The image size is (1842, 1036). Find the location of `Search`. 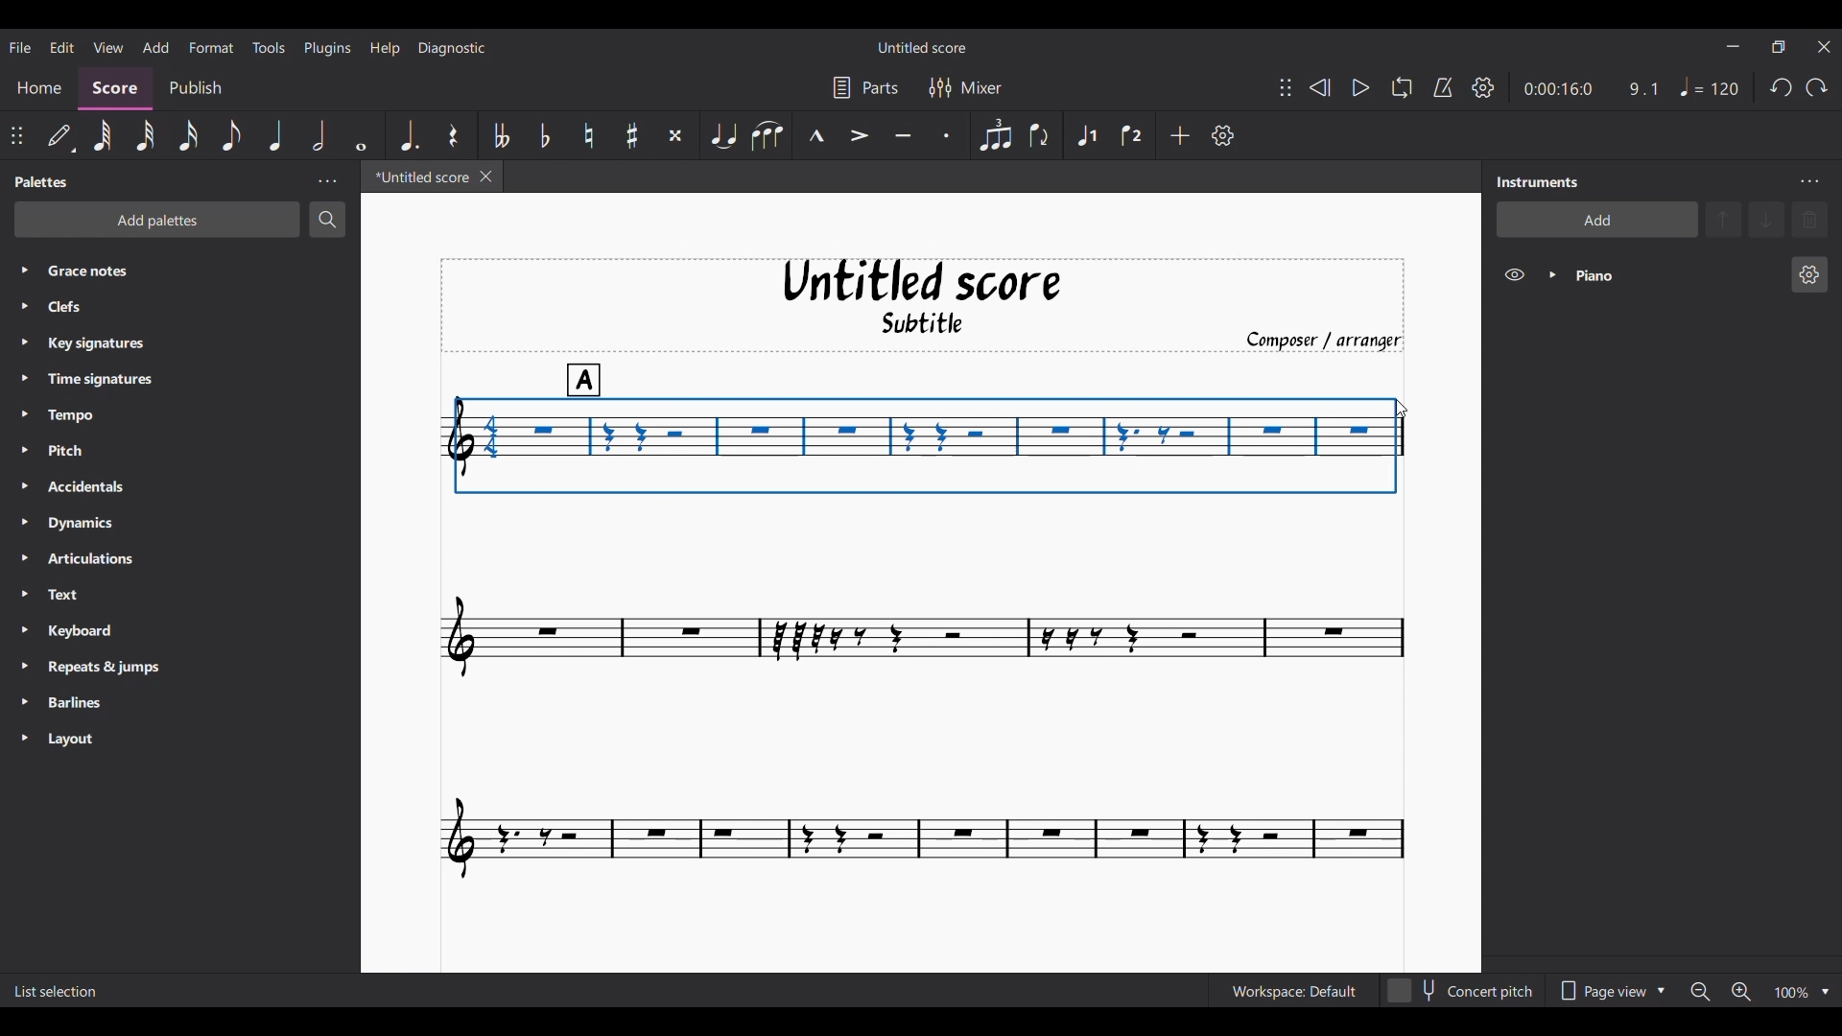

Search is located at coordinates (327, 219).